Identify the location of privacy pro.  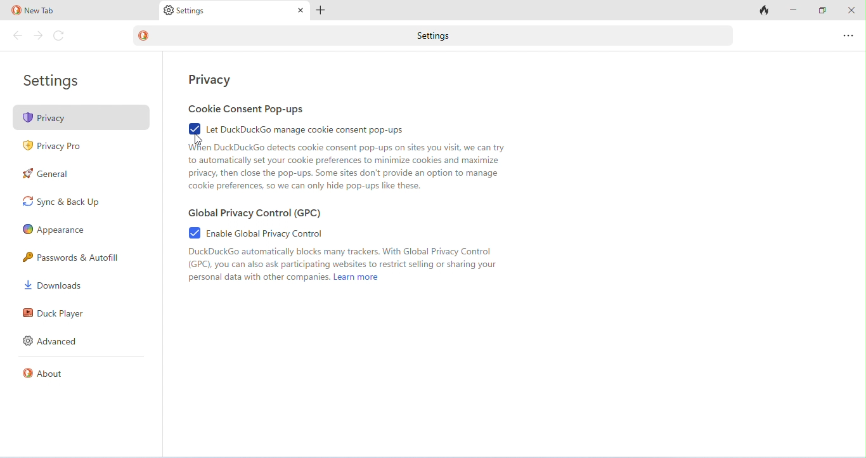
(54, 148).